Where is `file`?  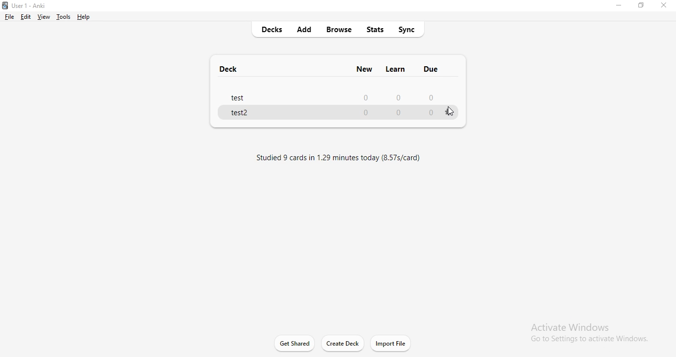 file is located at coordinates (10, 17).